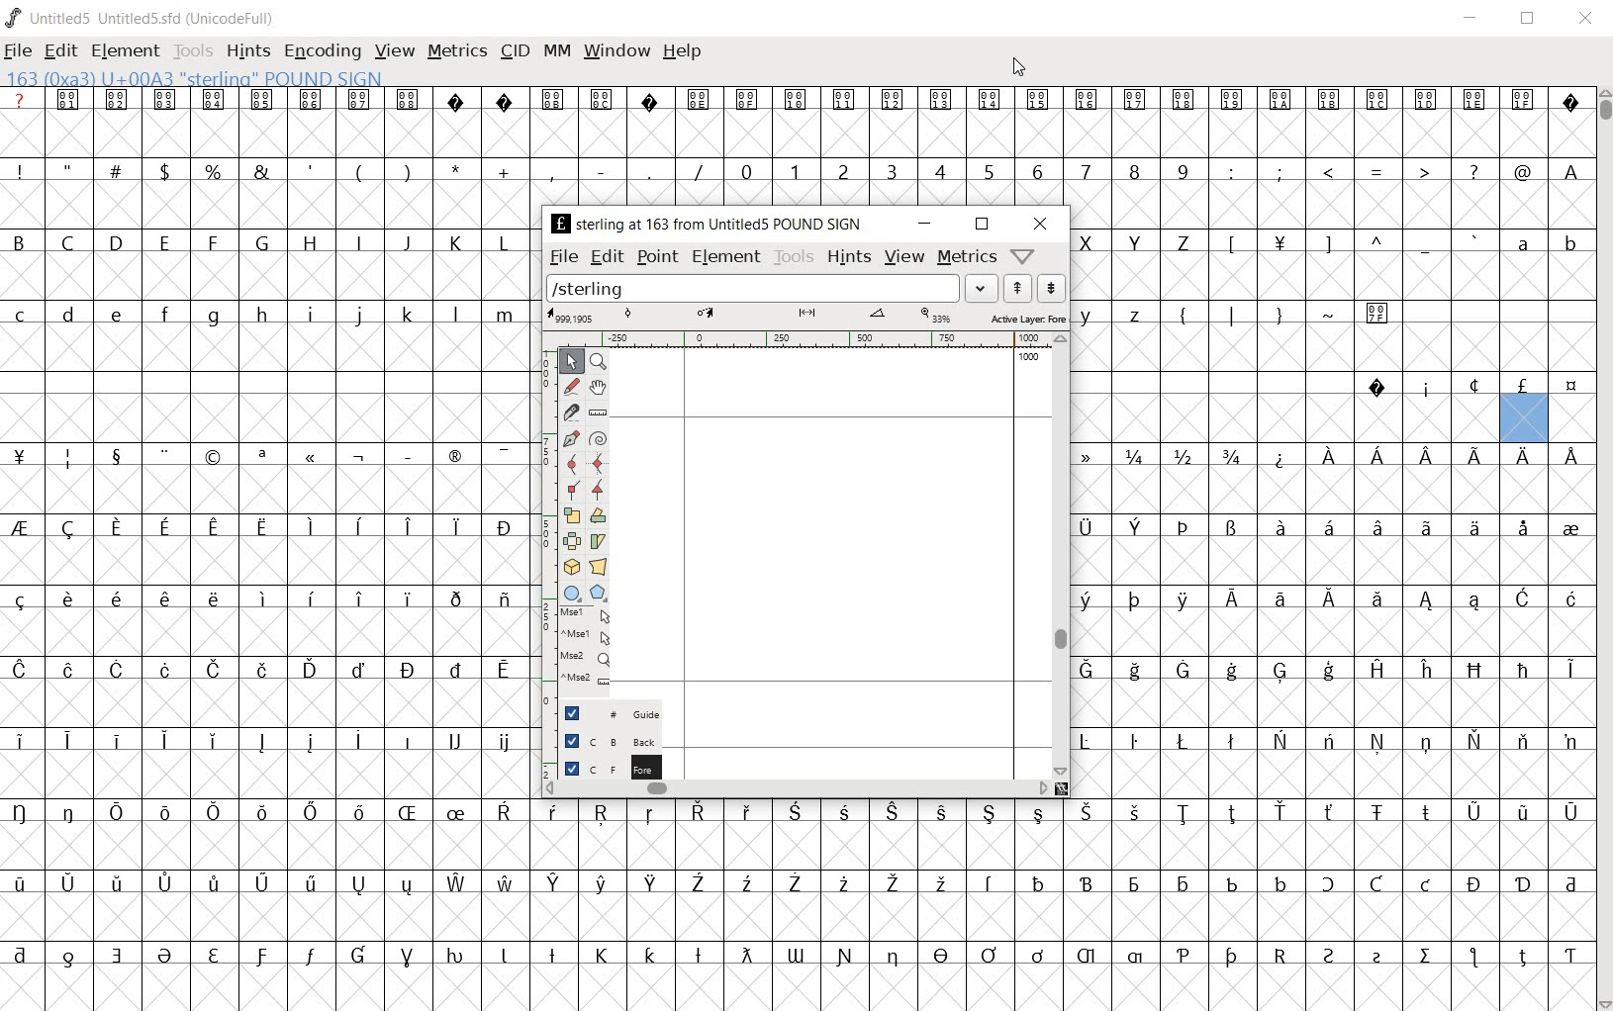 The width and height of the screenshot is (1613, 1011). I want to click on Symbol, so click(1474, 883).